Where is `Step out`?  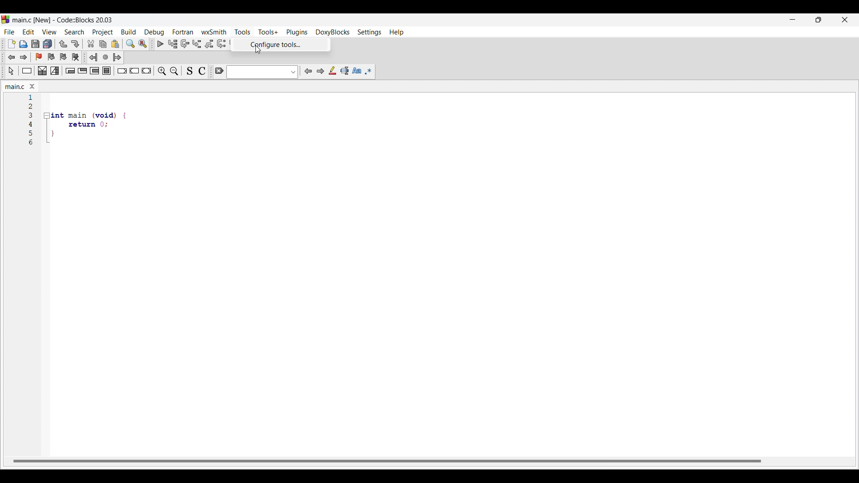
Step out is located at coordinates (209, 44).